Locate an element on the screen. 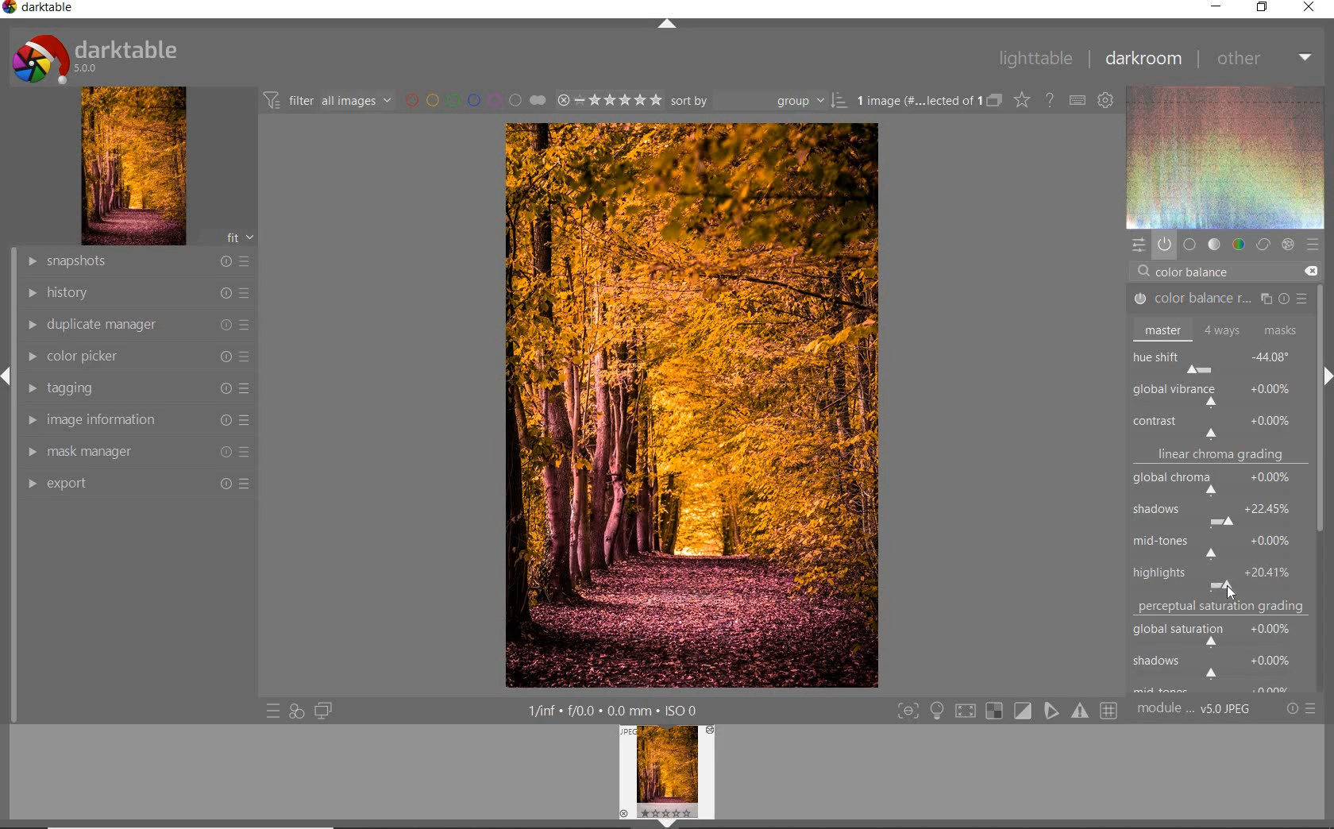 The width and height of the screenshot is (1334, 829). expand/collapse is located at coordinates (665, 24).